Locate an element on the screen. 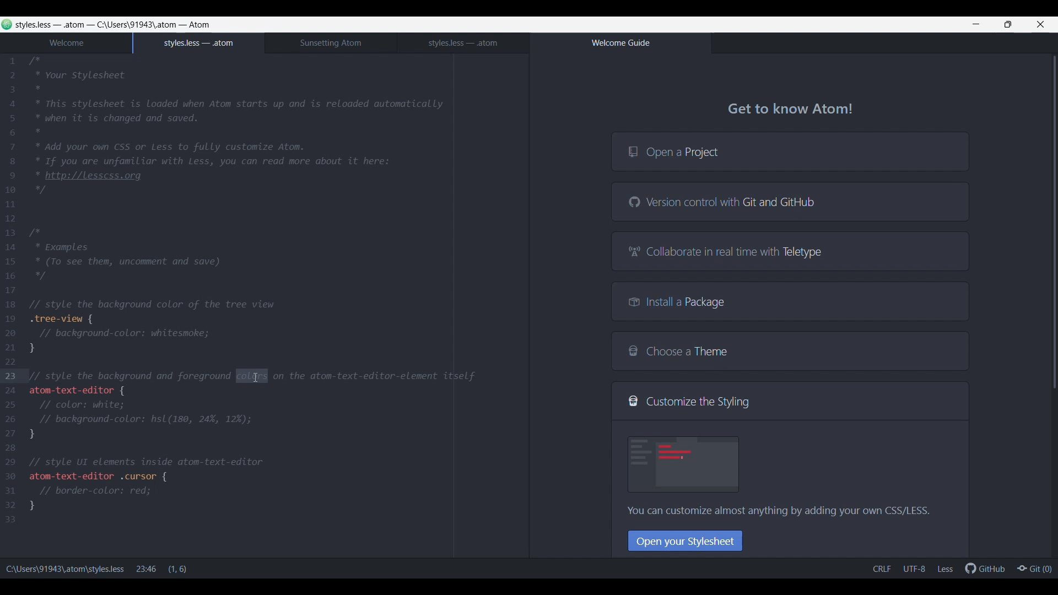 This screenshot has width=1058, height=595. Current tab, highlighted is located at coordinates (199, 43).